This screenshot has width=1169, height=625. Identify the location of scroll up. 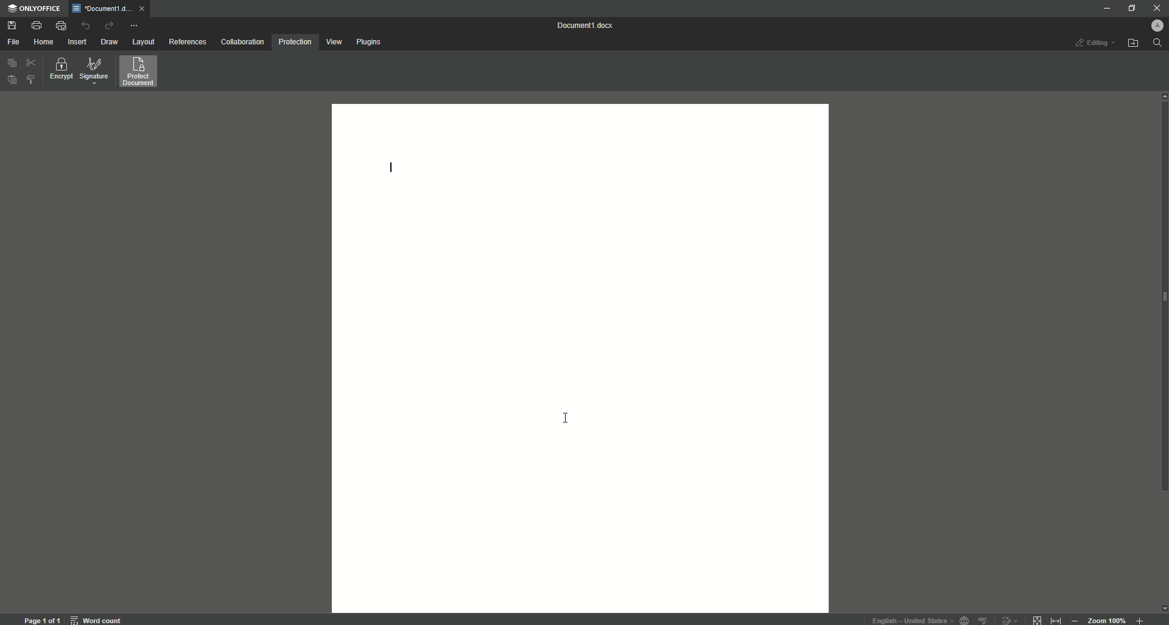
(1162, 96).